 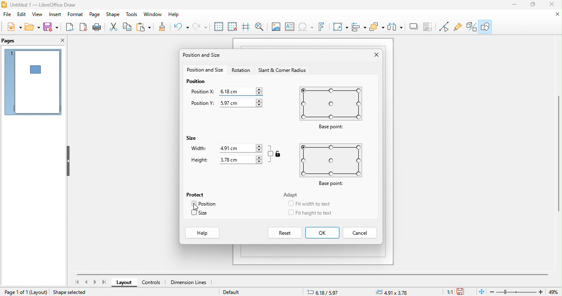 I want to click on open, so click(x=33, y=26).